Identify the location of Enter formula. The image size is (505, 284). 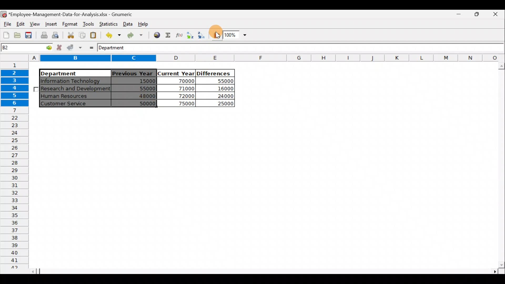
(90, 47).